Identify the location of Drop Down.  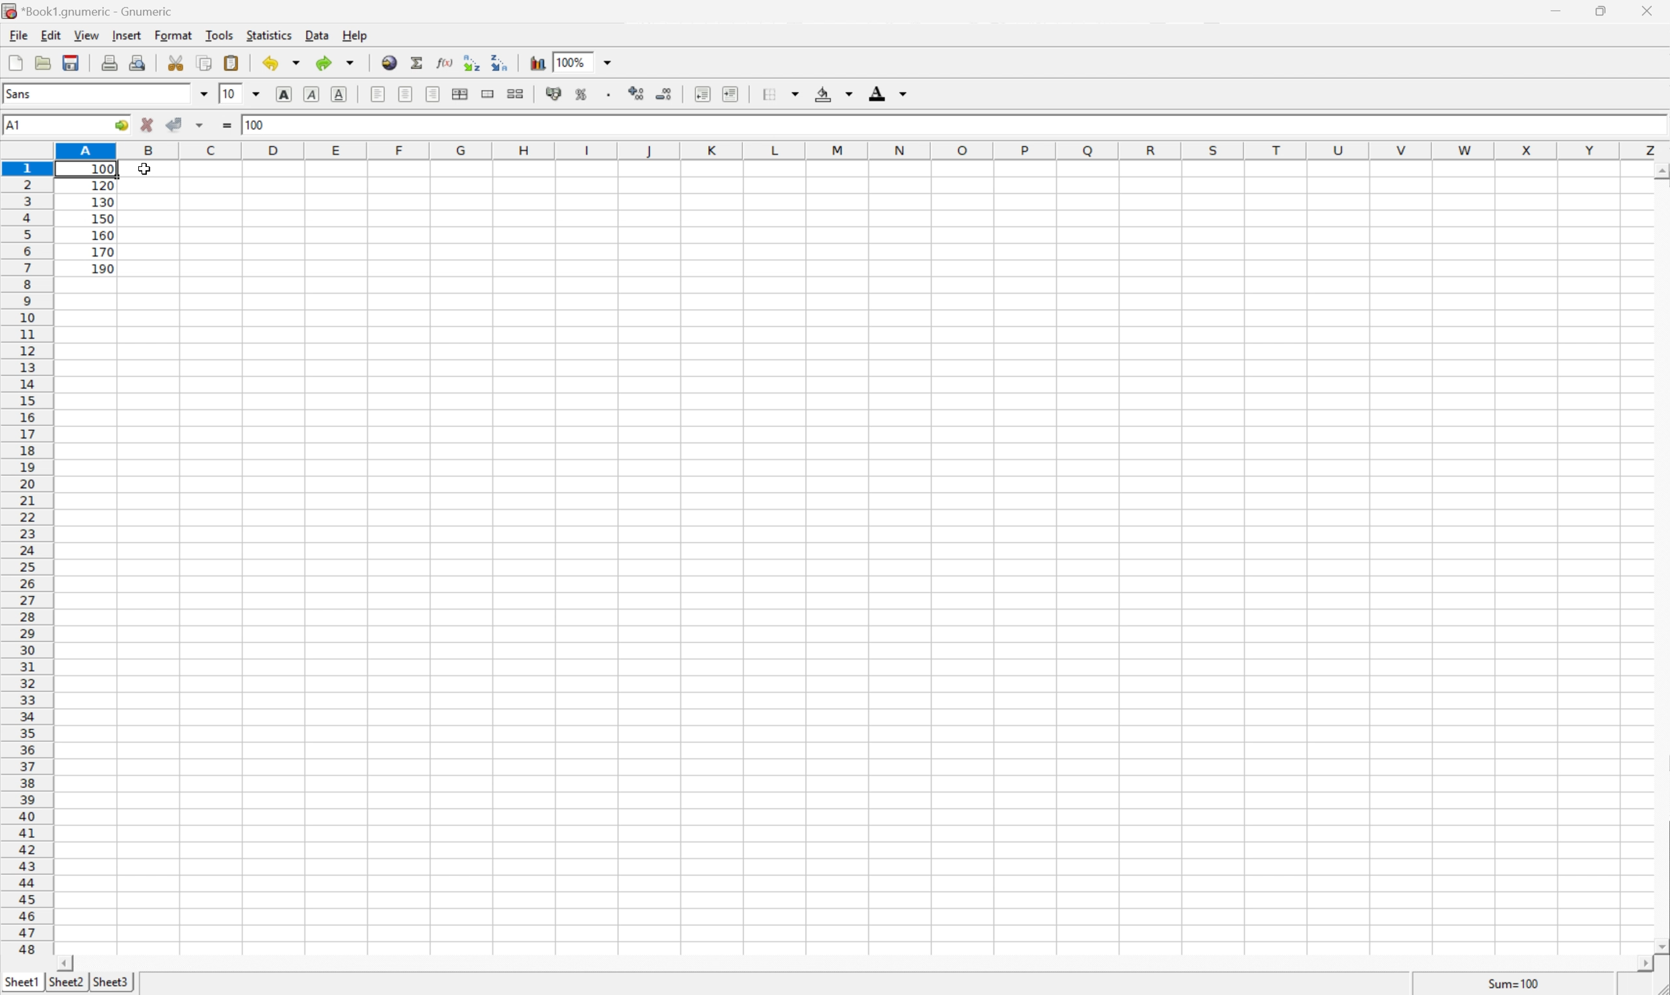
(206, 93).